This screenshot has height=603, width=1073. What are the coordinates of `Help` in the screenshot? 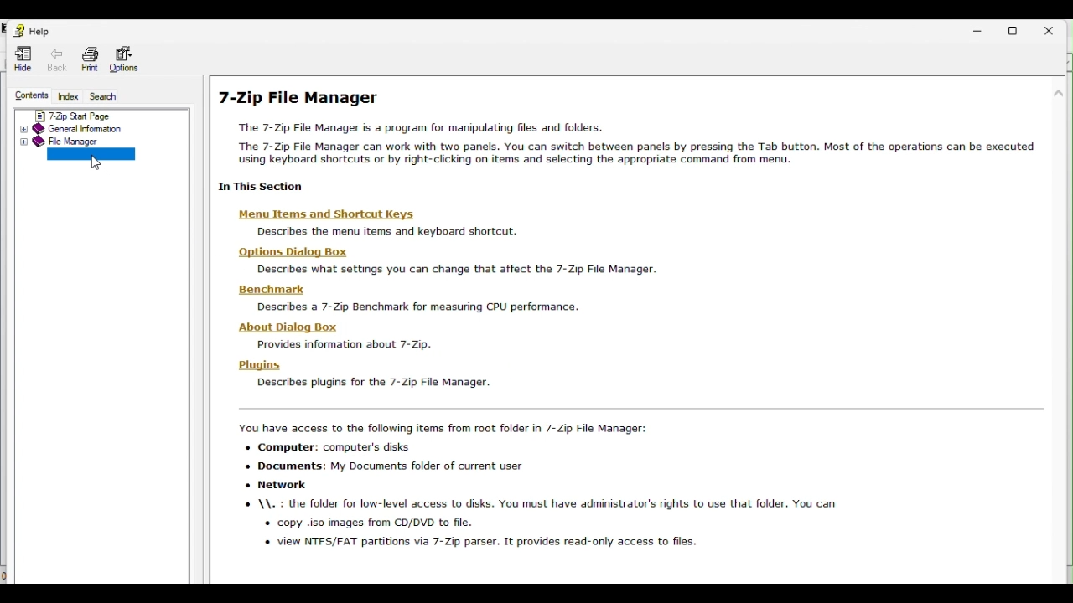 It's located at (33, 29).